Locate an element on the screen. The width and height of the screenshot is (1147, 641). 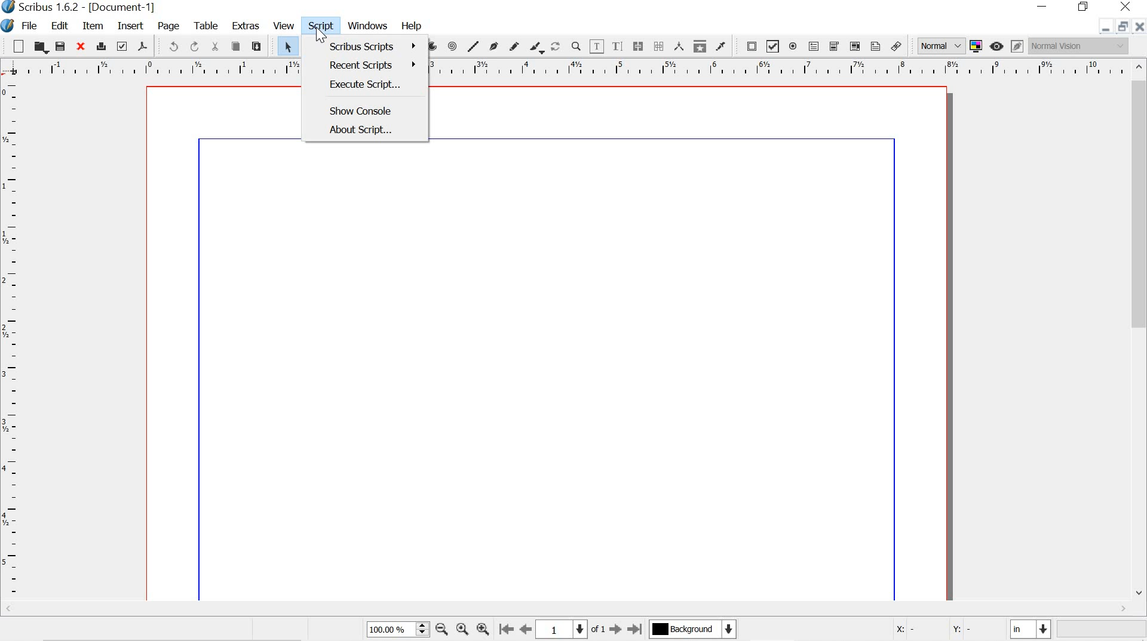
insert is located at coordinates (130, 26).